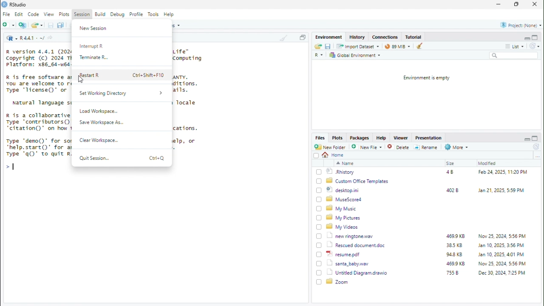 Image resolution: width=544 pixels, height=306 pixels. What do you see at coordinates (426, 78) in the screenshot?
I see `Environment is empty` at bounding box center [426, 78].